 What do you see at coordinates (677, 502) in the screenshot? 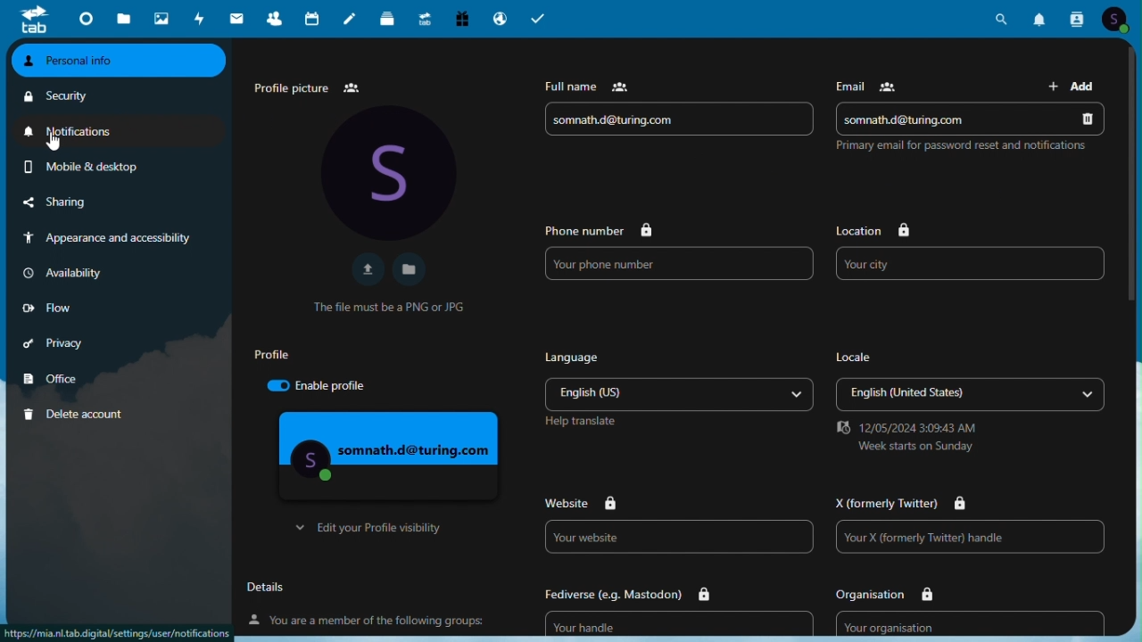
I see `Website` at bounding box center [677, 502].